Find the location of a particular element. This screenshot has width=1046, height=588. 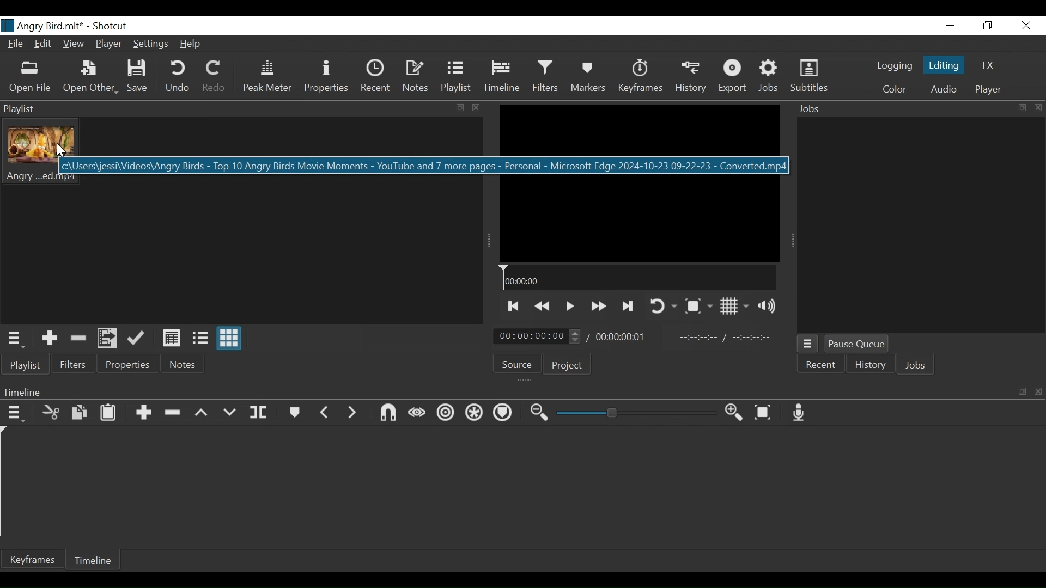

Save is located at coordinates (136, 76).